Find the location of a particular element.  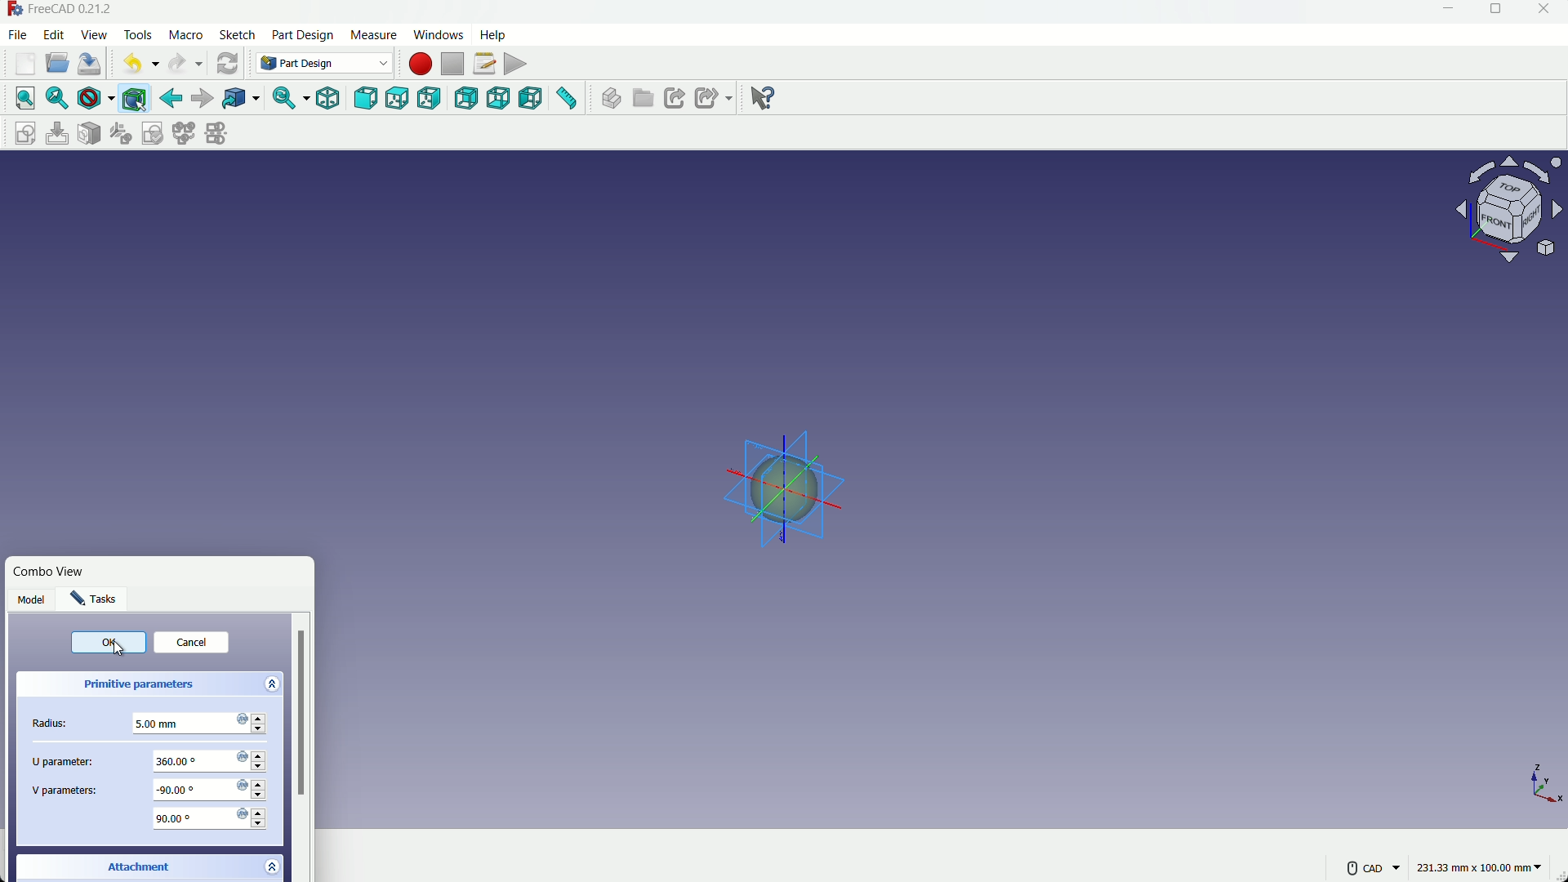

edit  is located at coordinates (54, 33).